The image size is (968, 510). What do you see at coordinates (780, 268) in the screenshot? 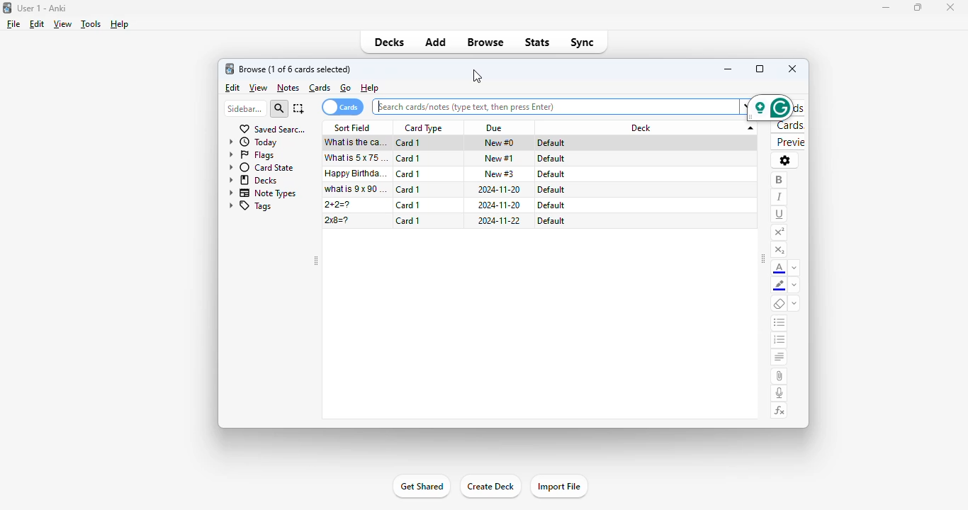
I see `text color` at bounding box center [780, 268].